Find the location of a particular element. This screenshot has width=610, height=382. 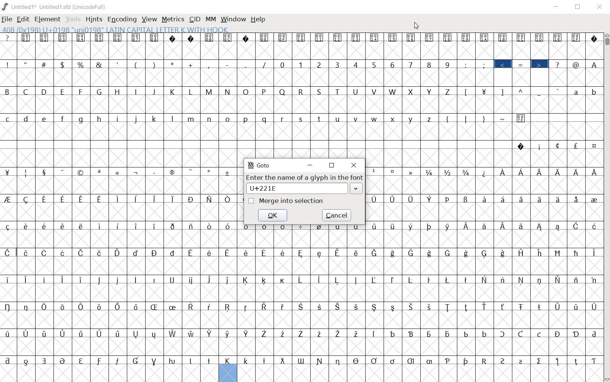

small letters c - z is located at coordinates (220, 118).